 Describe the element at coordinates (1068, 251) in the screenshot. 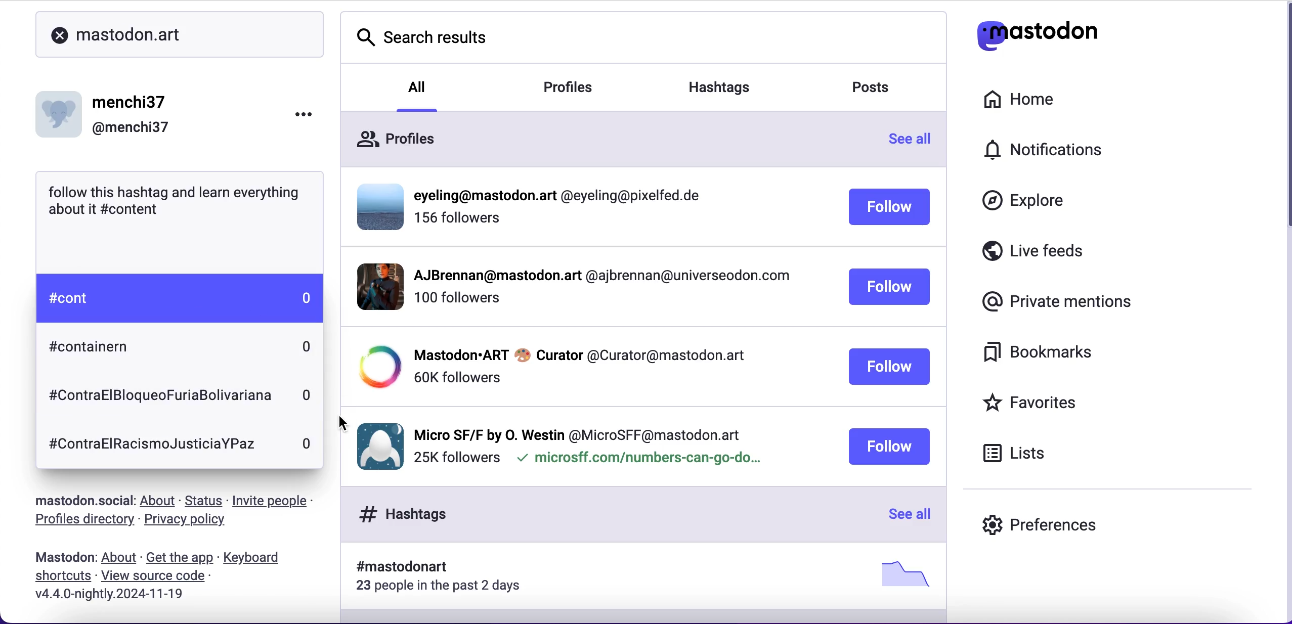

I see `live feeds` at that location.